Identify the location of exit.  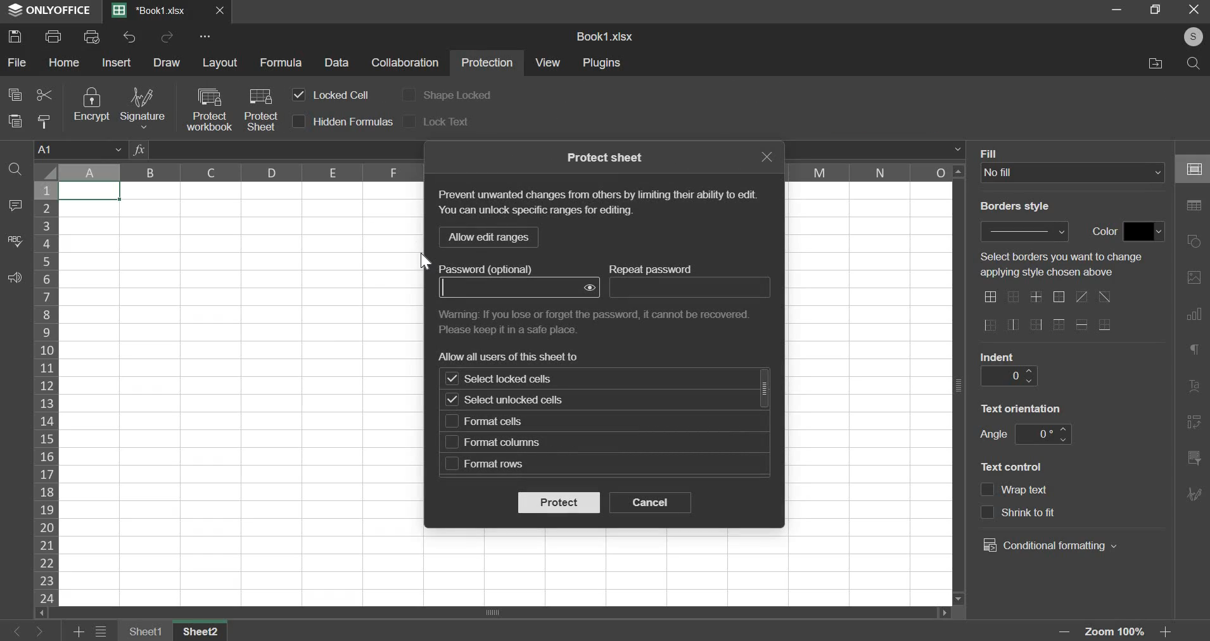
(766, 156).